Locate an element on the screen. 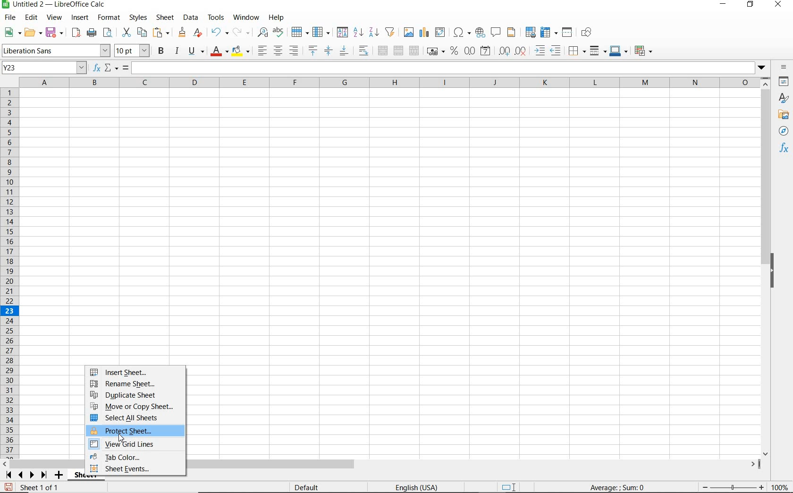 This screenshot has width=793, height=493. FORMULA is located at coordinates (126, 68).